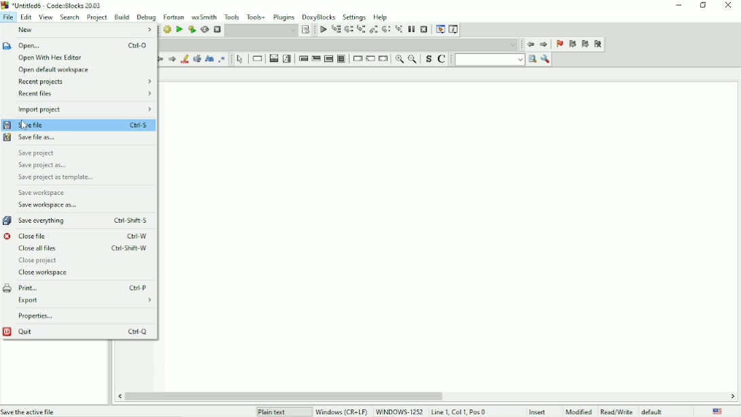  Describe the element at coordinates (167, 30) in the screenshot. I see `Build` at that location.